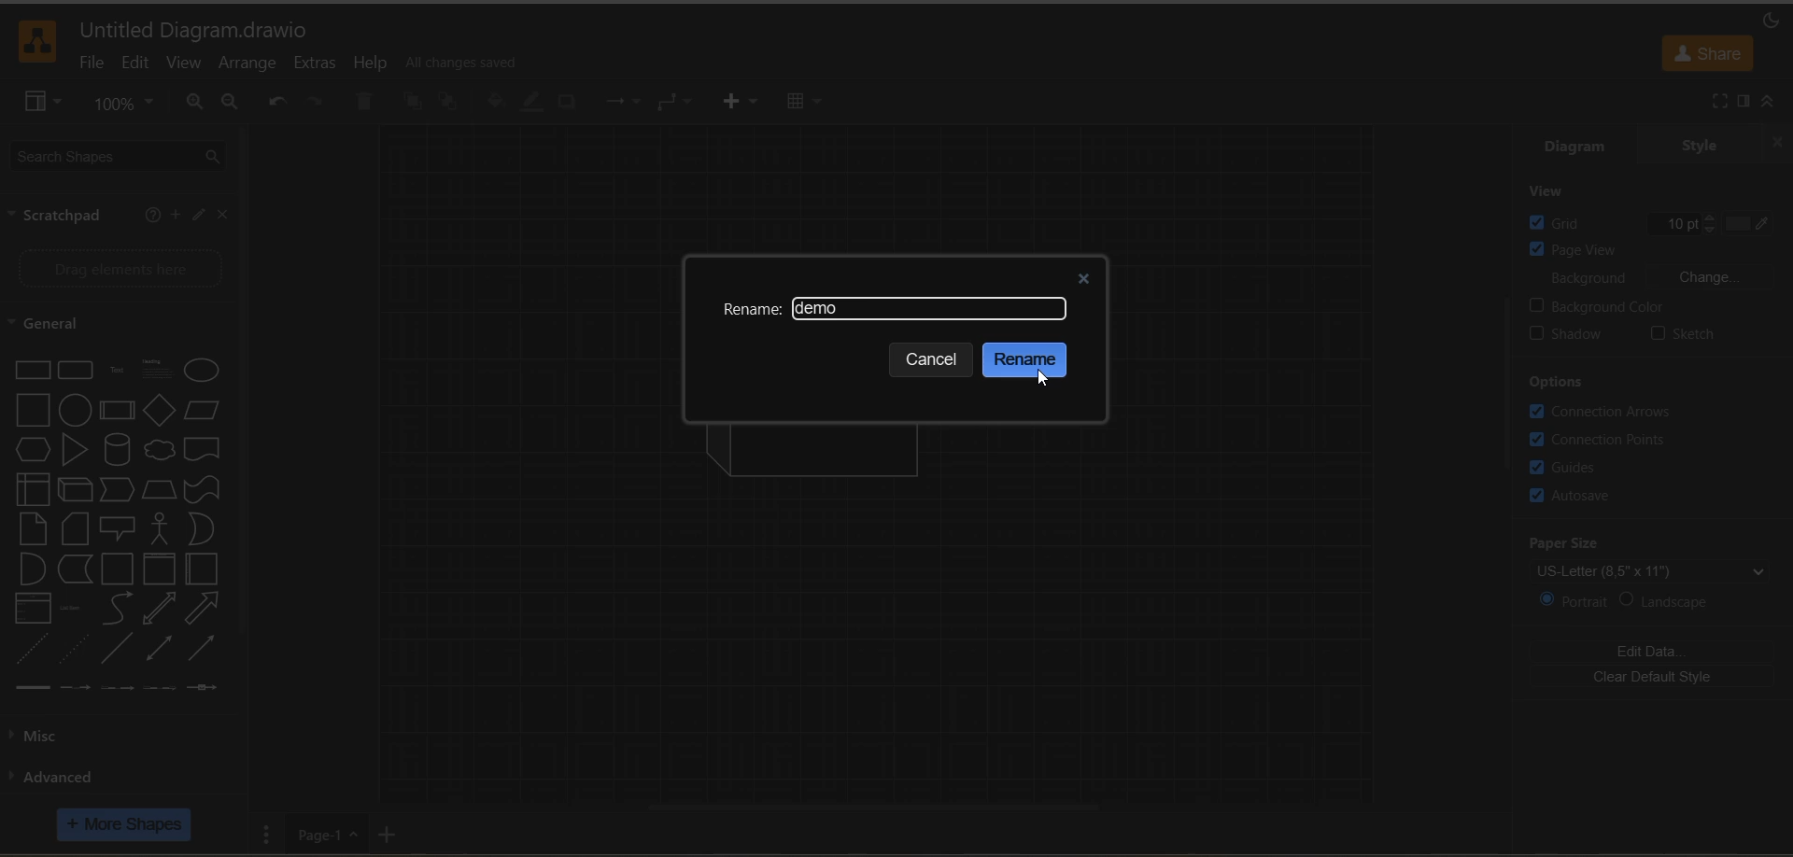 Image resolution: width=1793 pixels, height=857 pixels. I want to click on cancel, so click(935, 360).